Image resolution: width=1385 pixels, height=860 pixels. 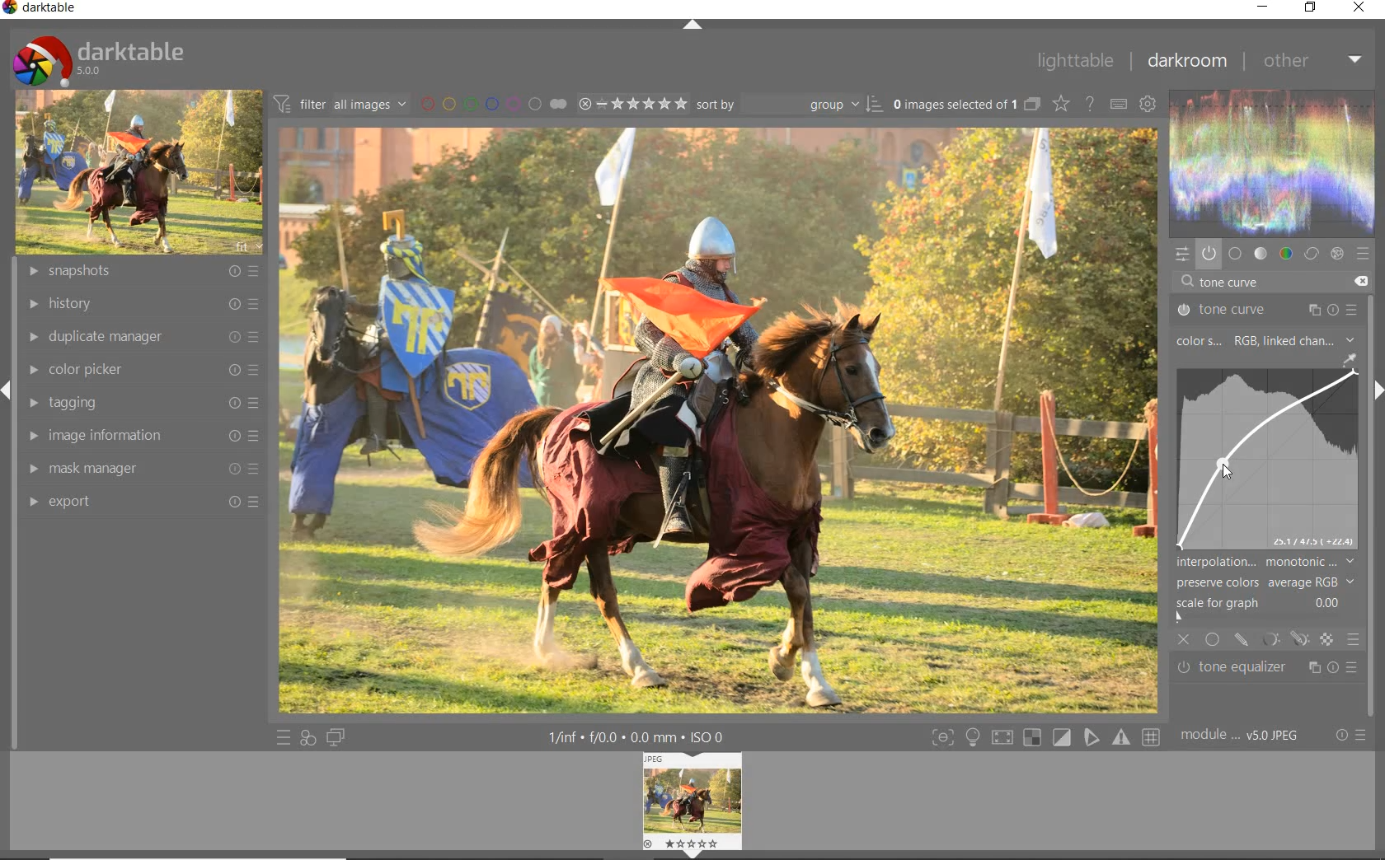 What do you see at coordinates (1264, 342) in the screenshot?
I see `color space` at bounding box center [1264, 342].